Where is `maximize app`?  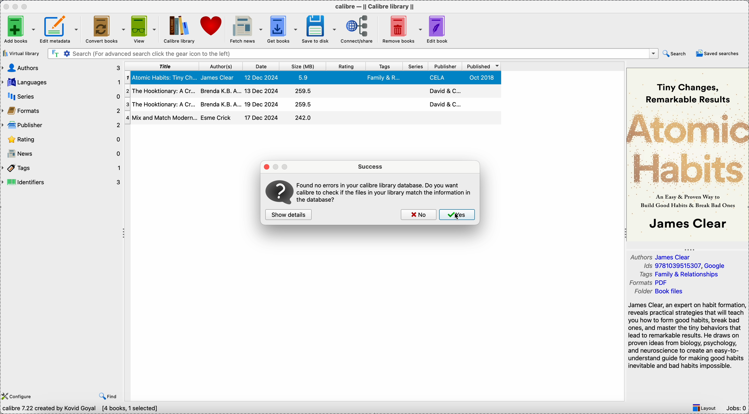 maximize app is located at coordinates (27, 5).